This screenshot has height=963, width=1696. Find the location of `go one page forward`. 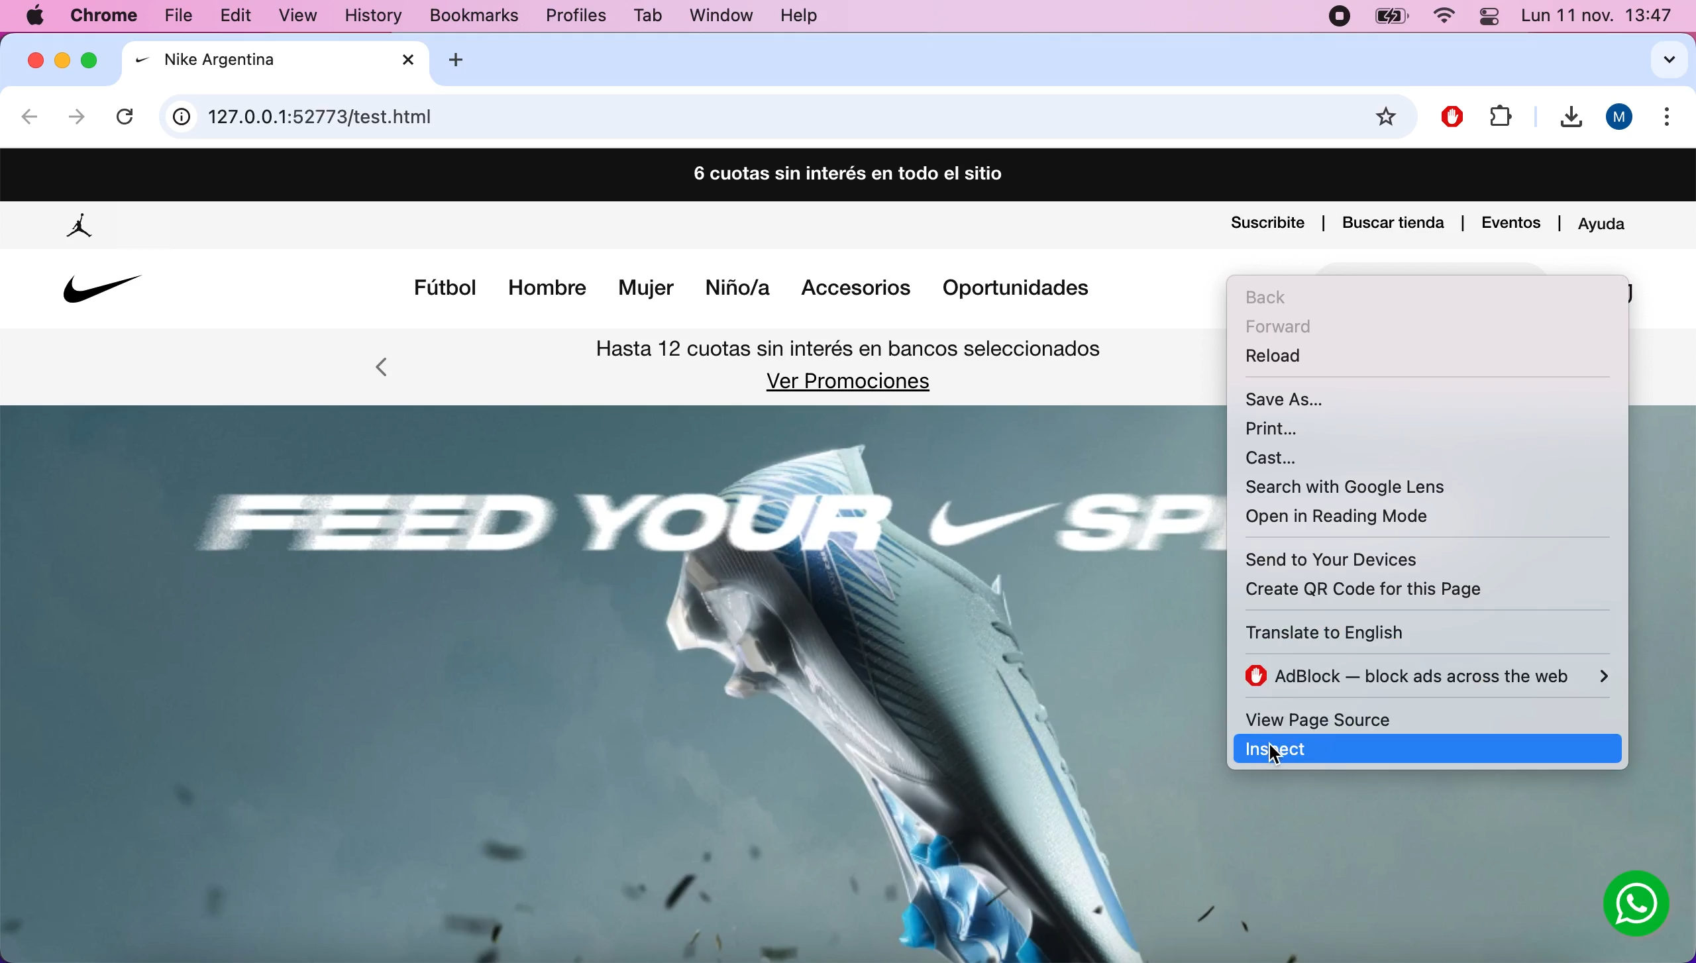

go one page forward is located at coordinates (76, 118).